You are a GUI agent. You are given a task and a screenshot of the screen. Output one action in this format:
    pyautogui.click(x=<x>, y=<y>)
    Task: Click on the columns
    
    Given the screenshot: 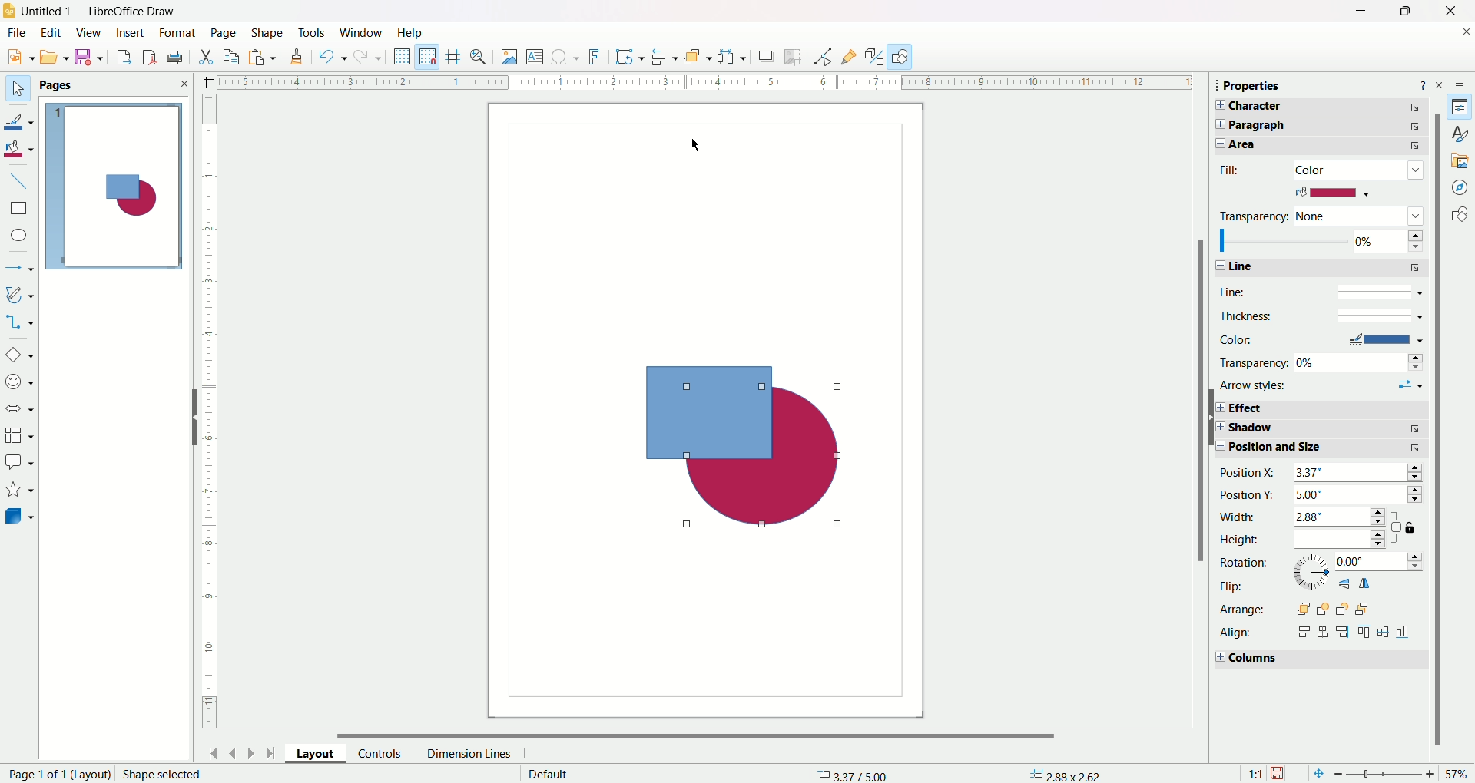 What is the action you would take?
    pyautogui.click(x=1317, y=660)
    